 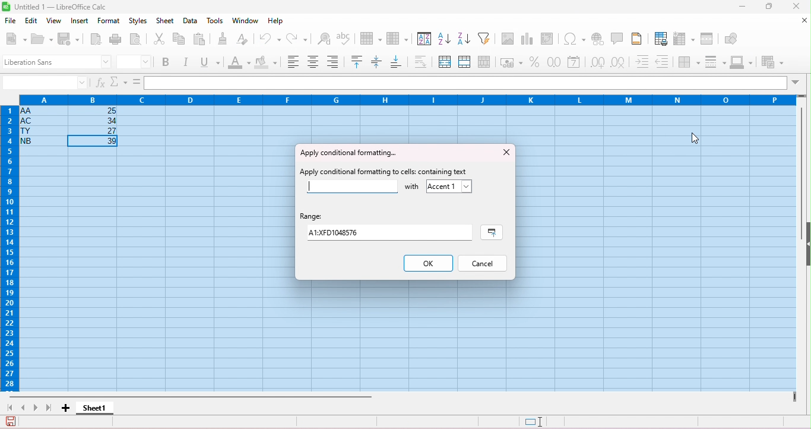 I want to click on spelling, so click(x=345, y=39).